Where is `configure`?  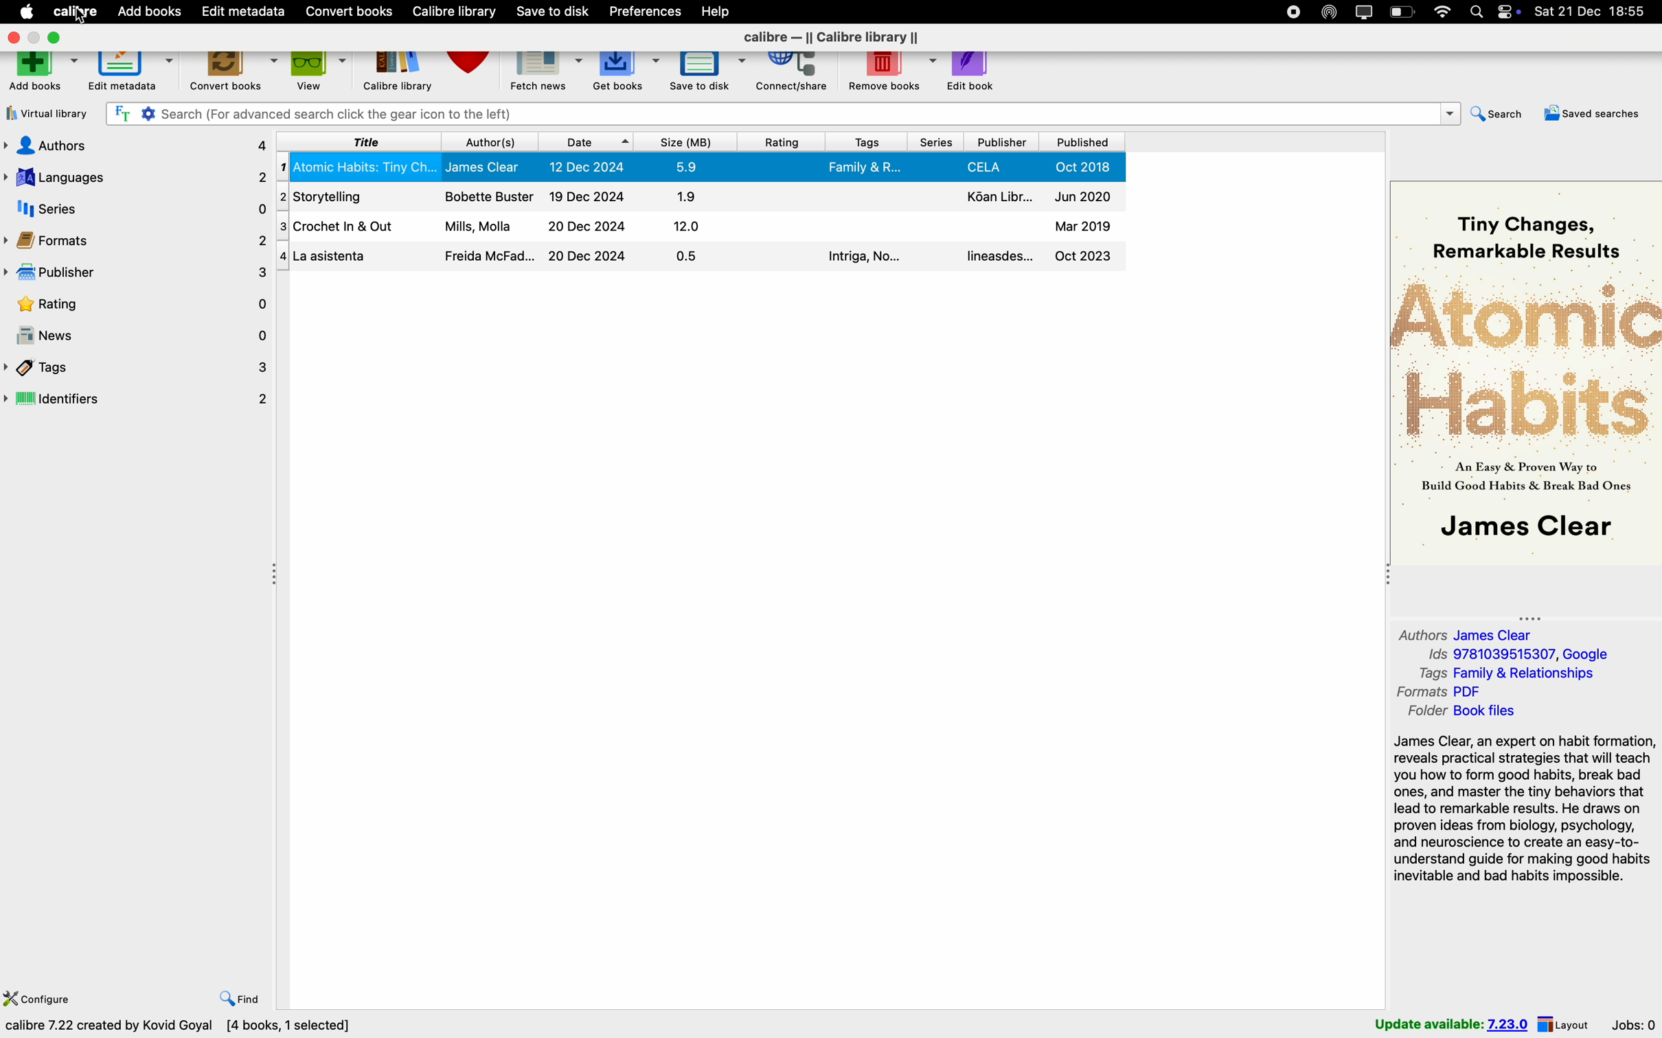 configure is located at coordinates (41, 994).